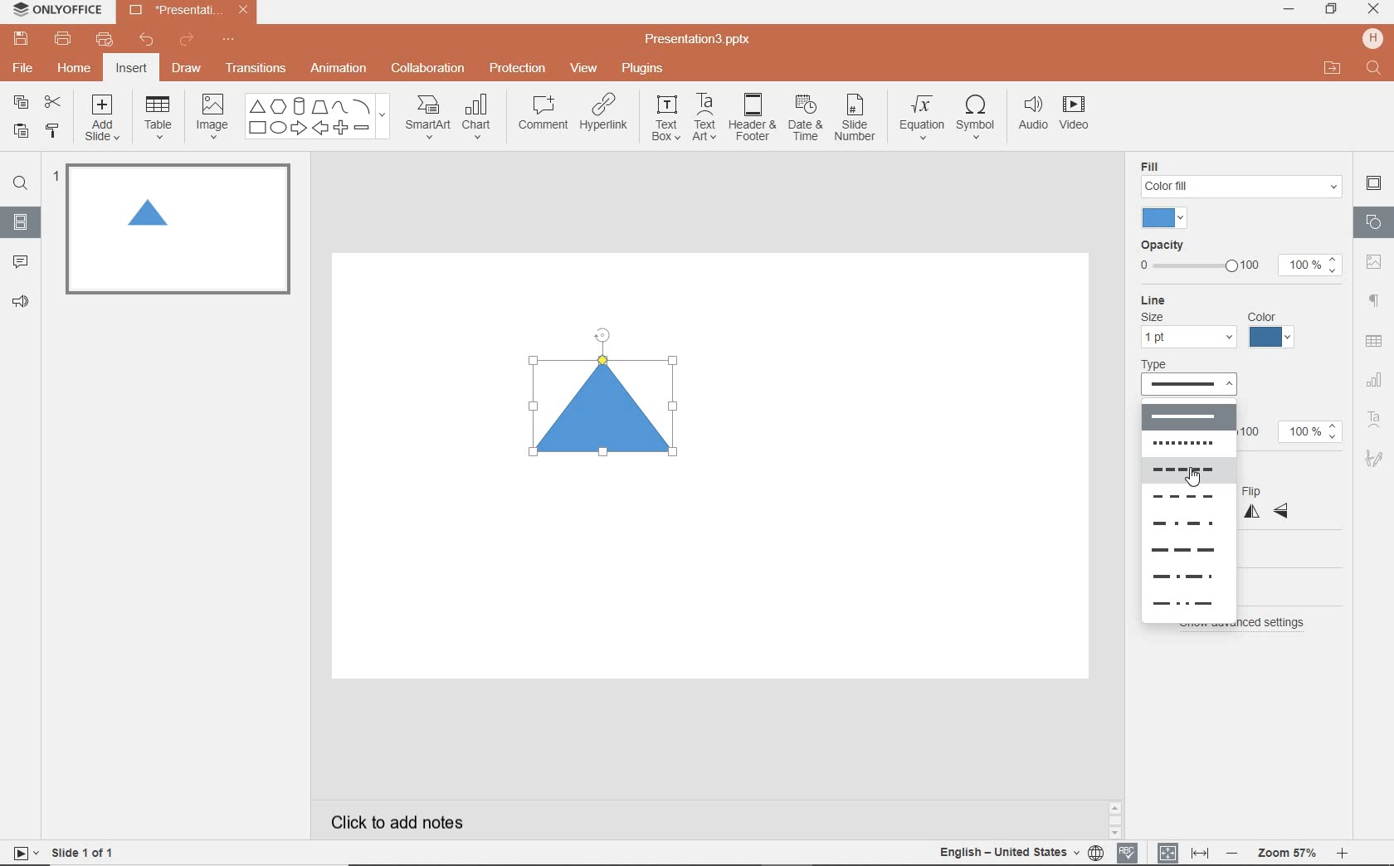 The image size is (1394, 866). I want to click on Line settings, so click(1217, 323).